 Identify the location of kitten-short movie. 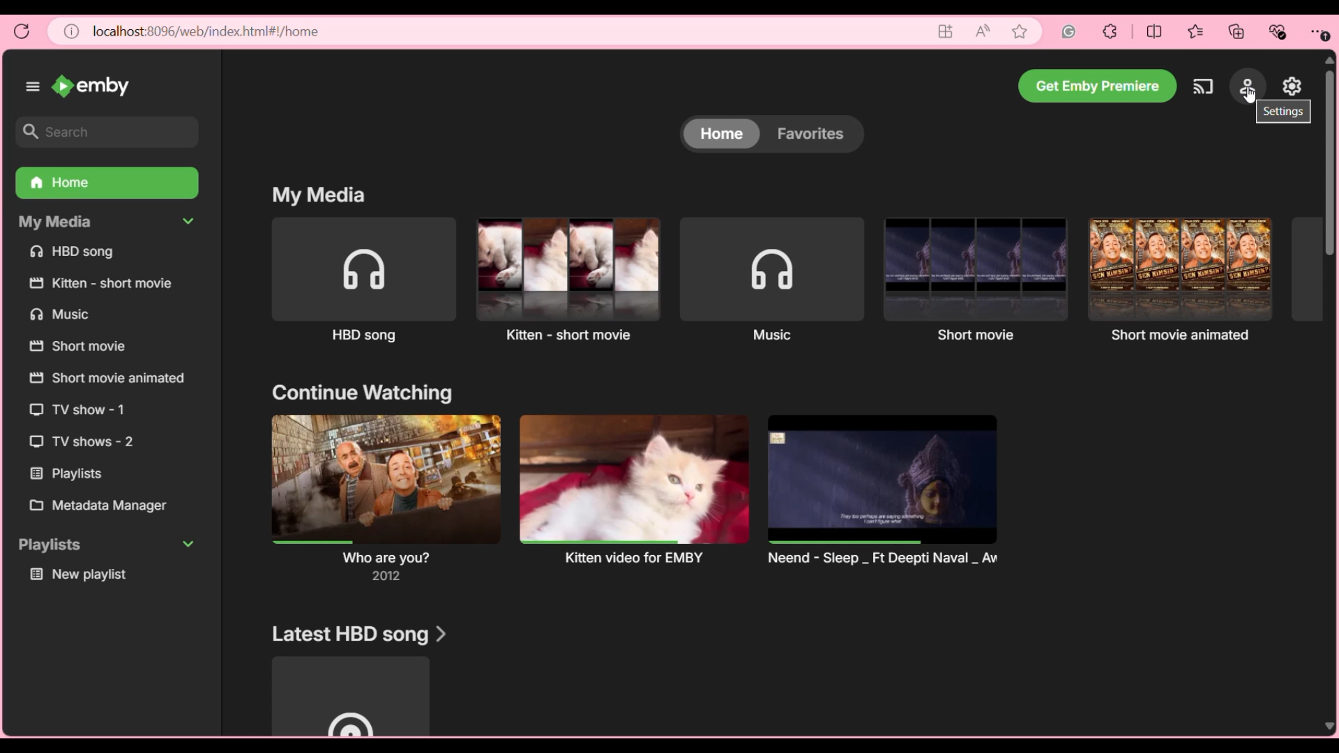
(104, 285).